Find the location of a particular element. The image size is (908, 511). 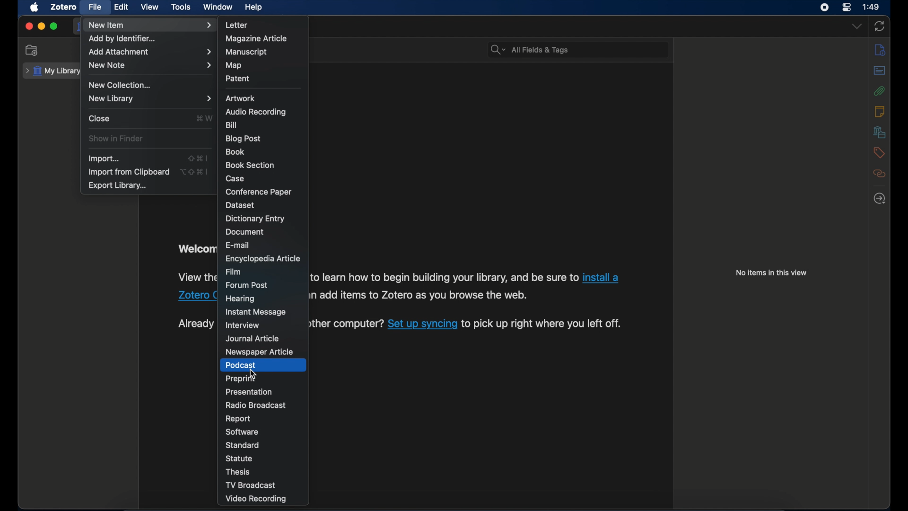

podcast is located at coordinates (242, 365).